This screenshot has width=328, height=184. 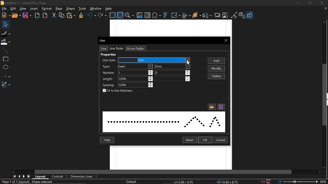 What do you see at coordinates (225, 15) in the screenshot?
I see `Crop` at bounding box center [225, 15].